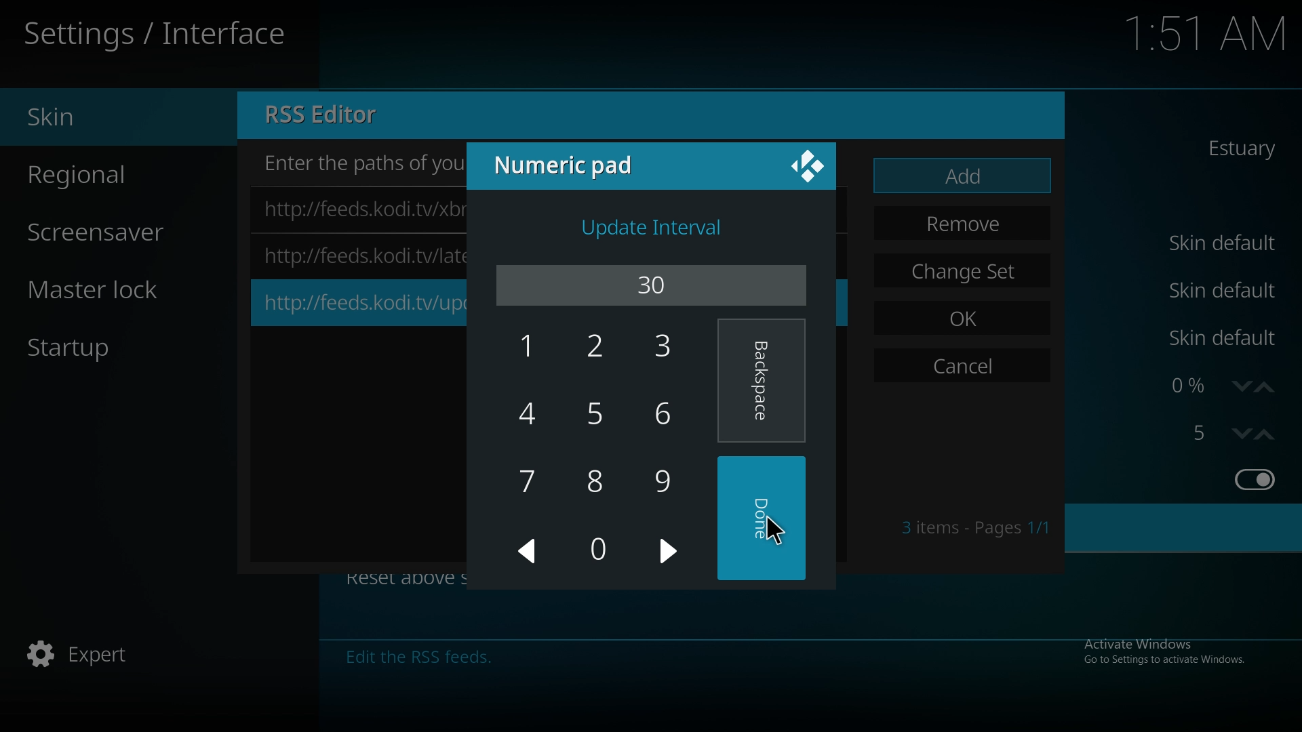 The image size is (1302, 732). What do you see at coordinates (357, 114) in the screenshot?
I see `RSS Editor` at bounding box center [357, 114].